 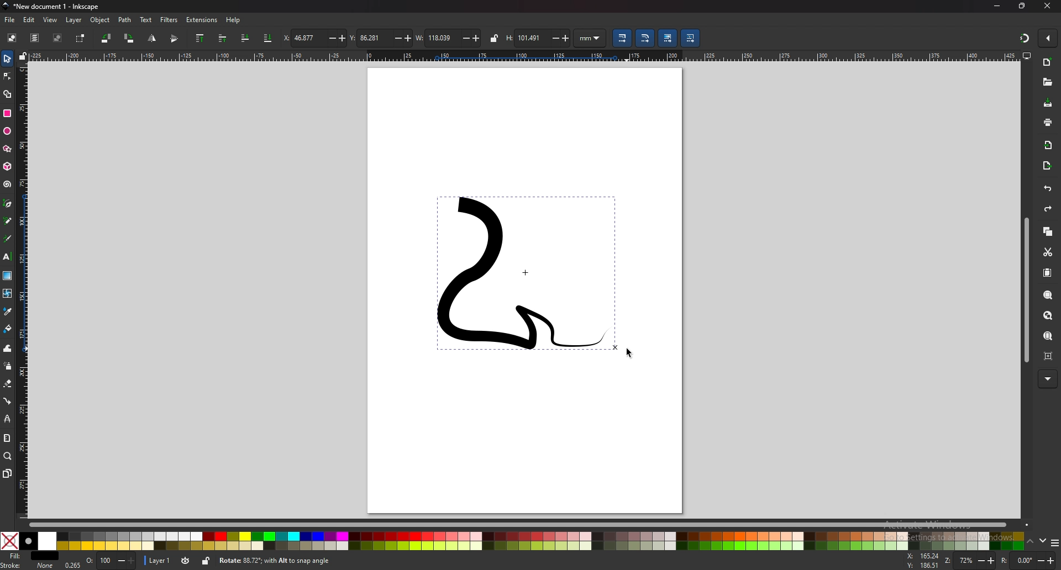 I want to click on ZOOM, so click(x=971, y=560).